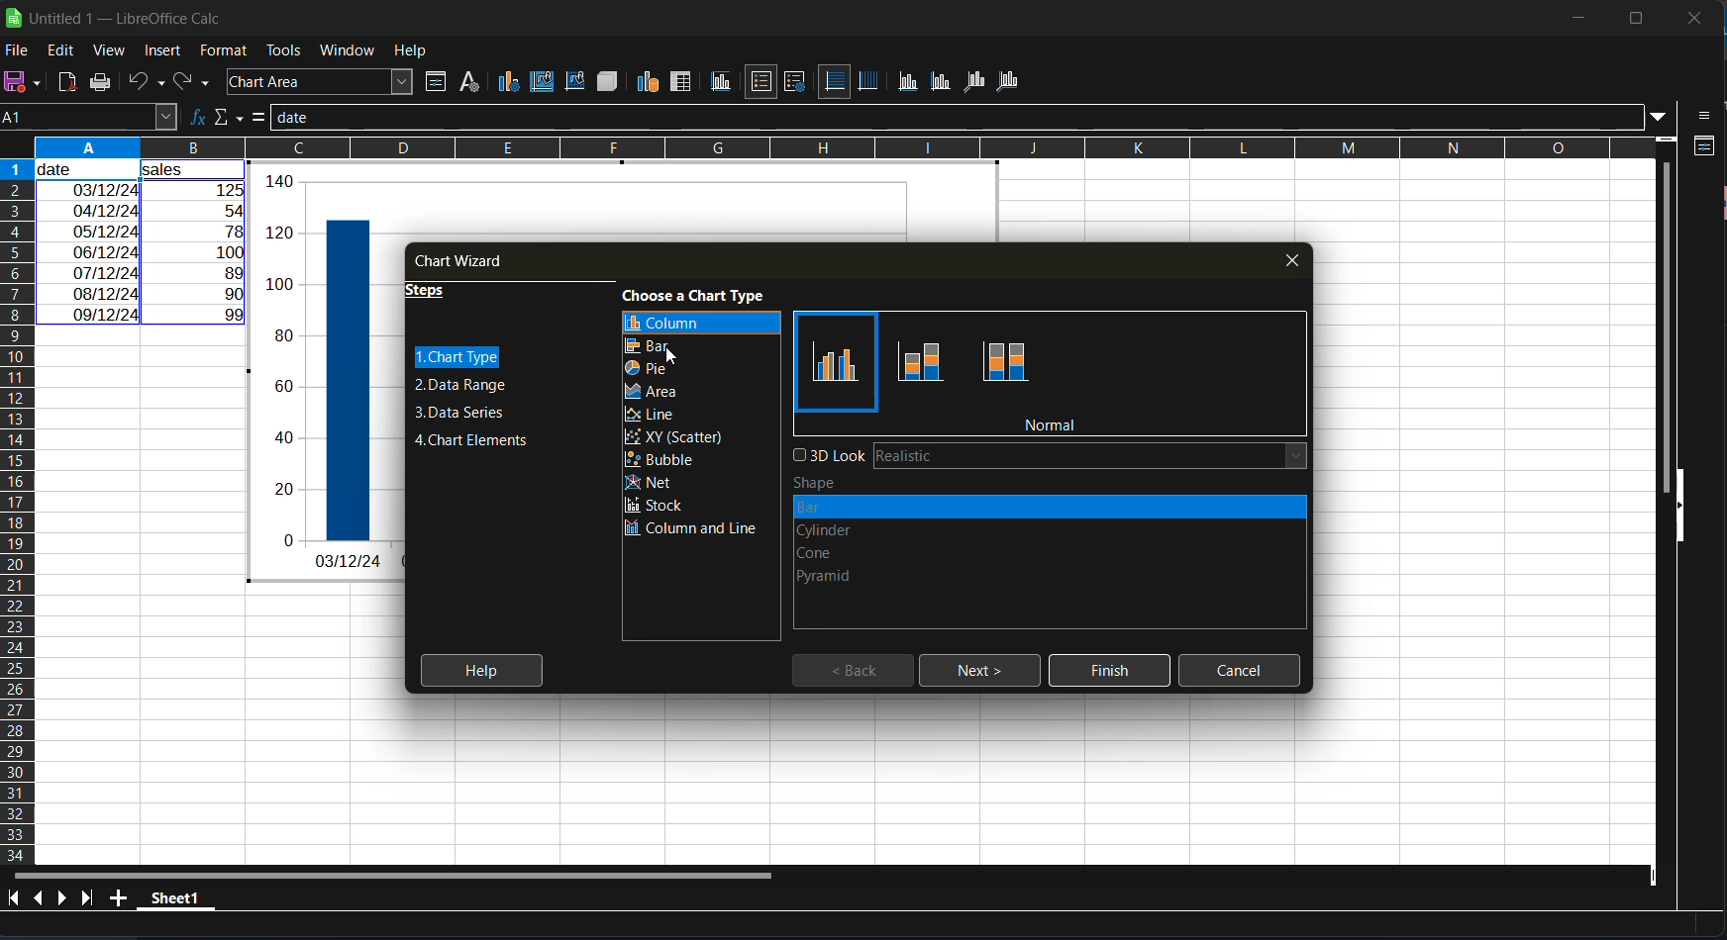 Image resolution: width=1727 pixels, height=940 pixels. What do you see at coordinates (458, 383) in the screenshot?
I see `data range` at bounding box center [458, 383].